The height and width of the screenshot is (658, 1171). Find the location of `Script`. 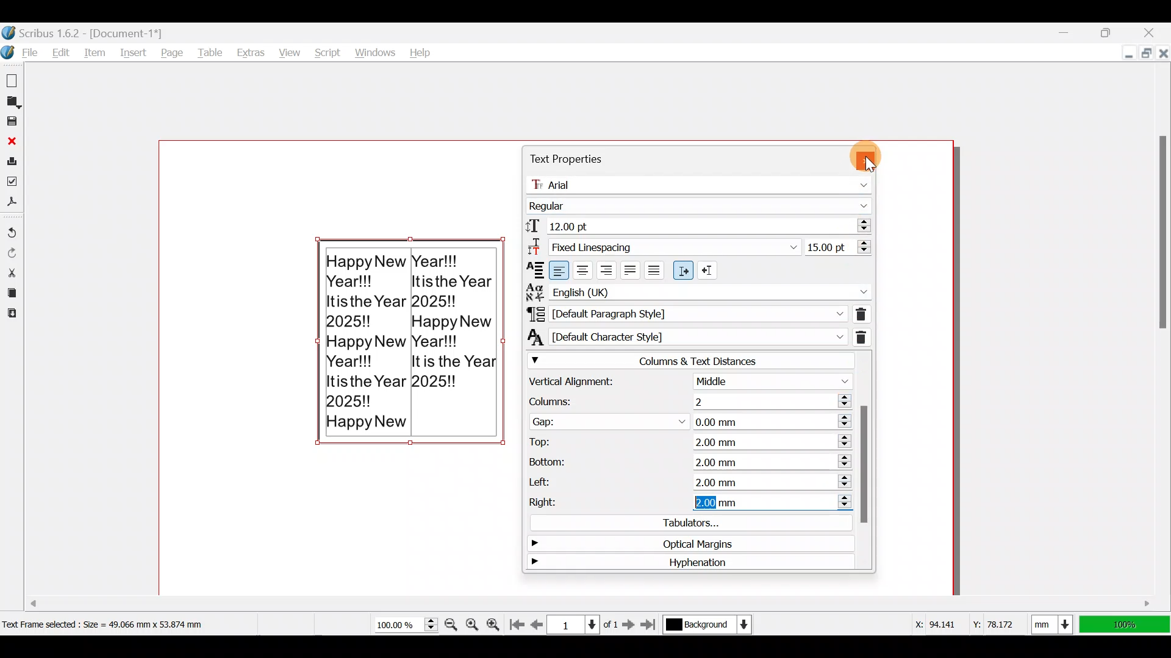

Script is located at coordinates (326, 49).